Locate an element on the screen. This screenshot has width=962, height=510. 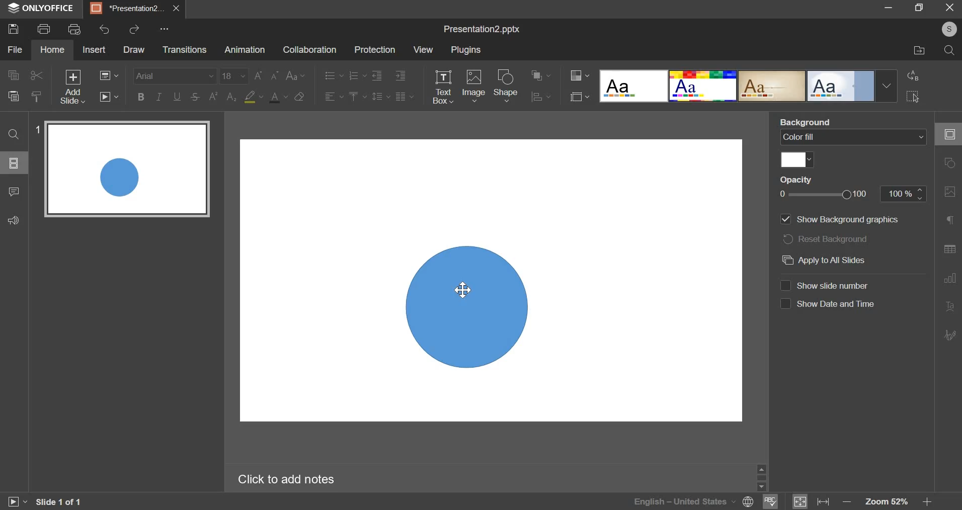
arrange shape is located at coordinates (538, 75).